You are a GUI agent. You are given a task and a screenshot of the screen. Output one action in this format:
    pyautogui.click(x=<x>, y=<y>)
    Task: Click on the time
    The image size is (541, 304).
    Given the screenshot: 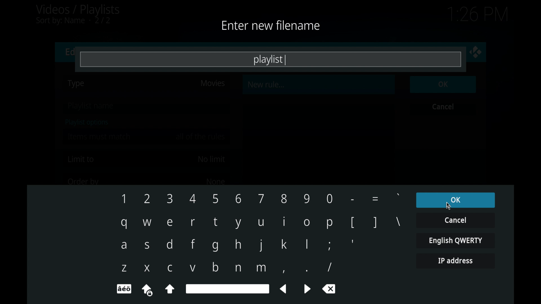 What is the action you would take?
    pyautogui.click(x=477, y=15)
    